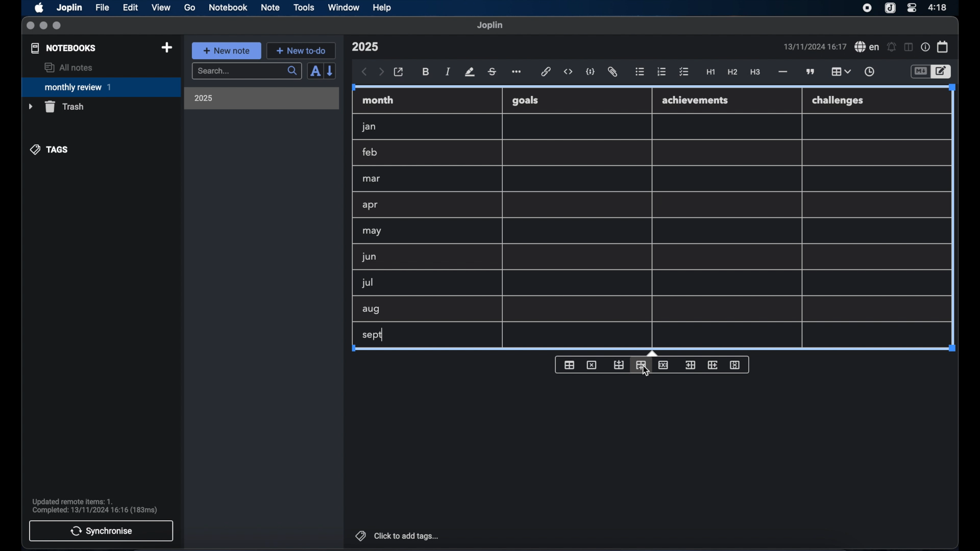 The width and height of the screenshot is (980, 551). I want to click on new note, so click(226, 51).